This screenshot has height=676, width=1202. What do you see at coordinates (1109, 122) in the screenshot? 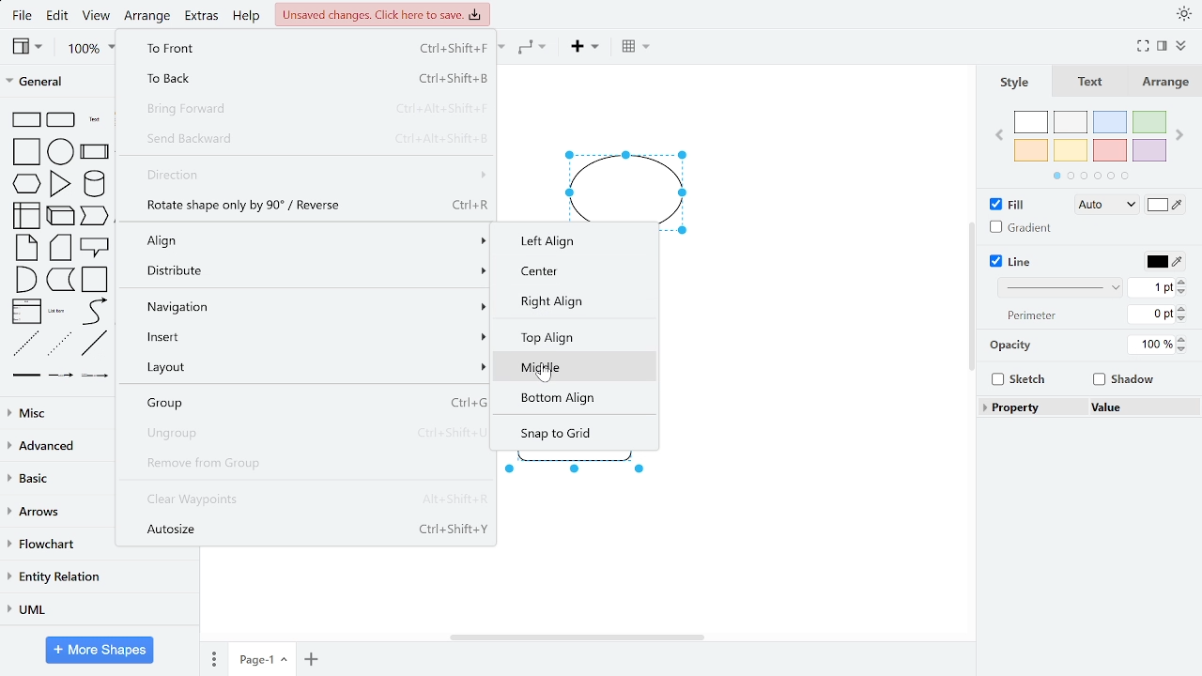
I see `blue` at bounding box center [1109, 122].